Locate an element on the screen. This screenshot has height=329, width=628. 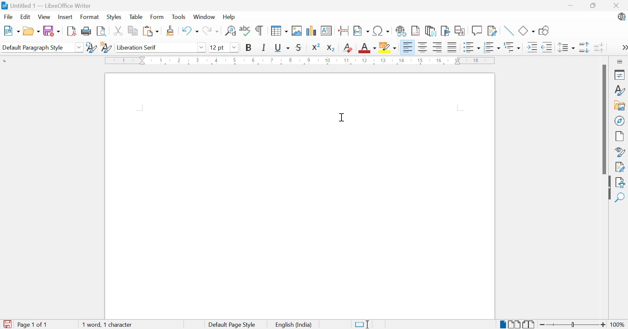
Toggle Formatting Marks is located at coordinates (260, 31).